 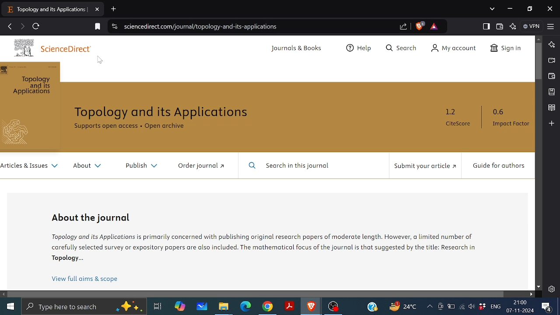 I want to click on Go forwards, so click(x=22, y=26).